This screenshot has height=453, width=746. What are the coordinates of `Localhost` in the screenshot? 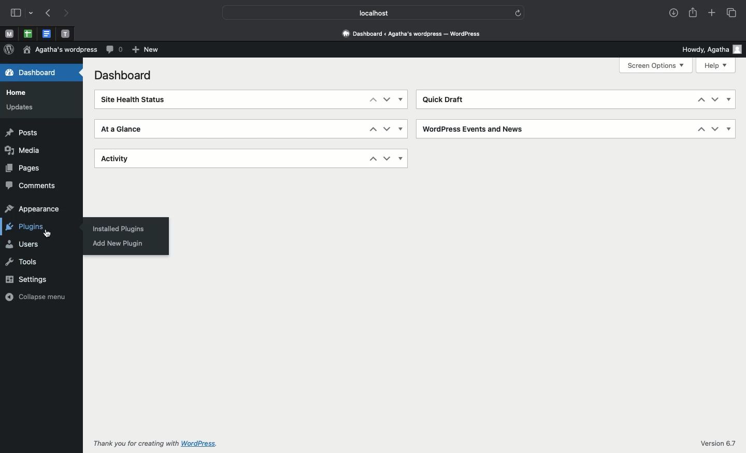 It's located at (366, 12).